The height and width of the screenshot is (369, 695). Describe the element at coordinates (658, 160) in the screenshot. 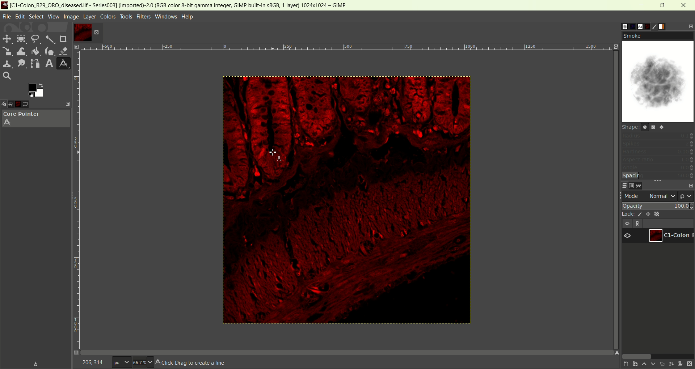

I see `aspect ratio` at that location.